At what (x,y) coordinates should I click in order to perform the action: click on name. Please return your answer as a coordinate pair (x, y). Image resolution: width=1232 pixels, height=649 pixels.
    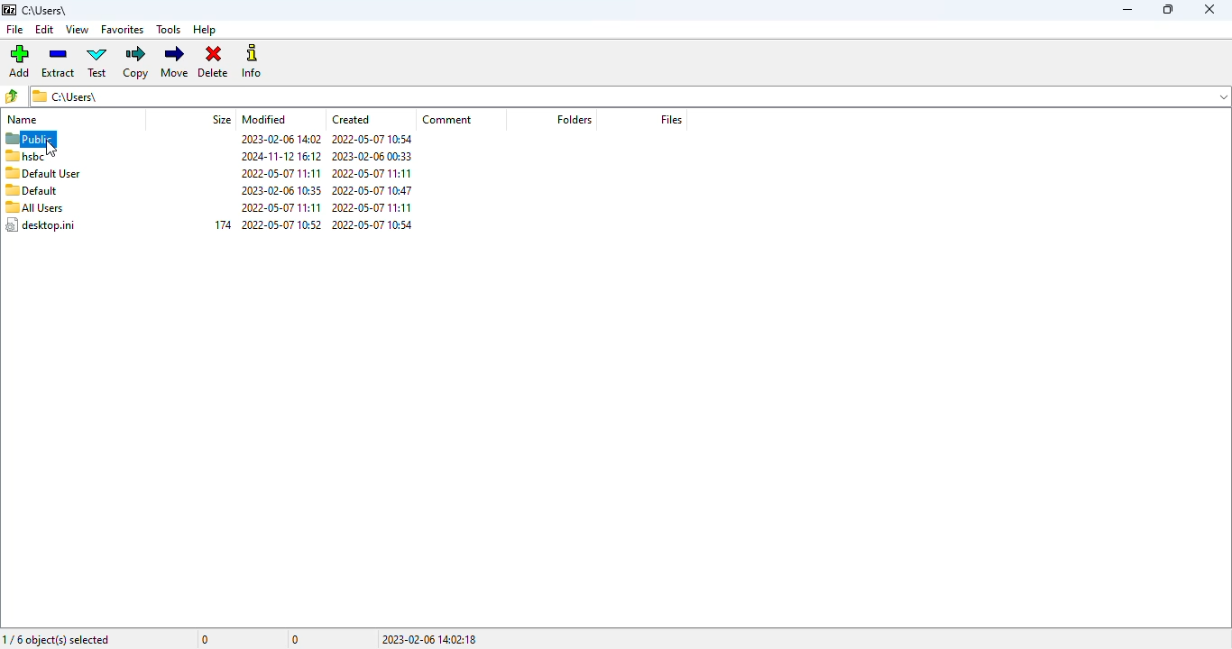
    Looking at the image, I should click on (22, 119).